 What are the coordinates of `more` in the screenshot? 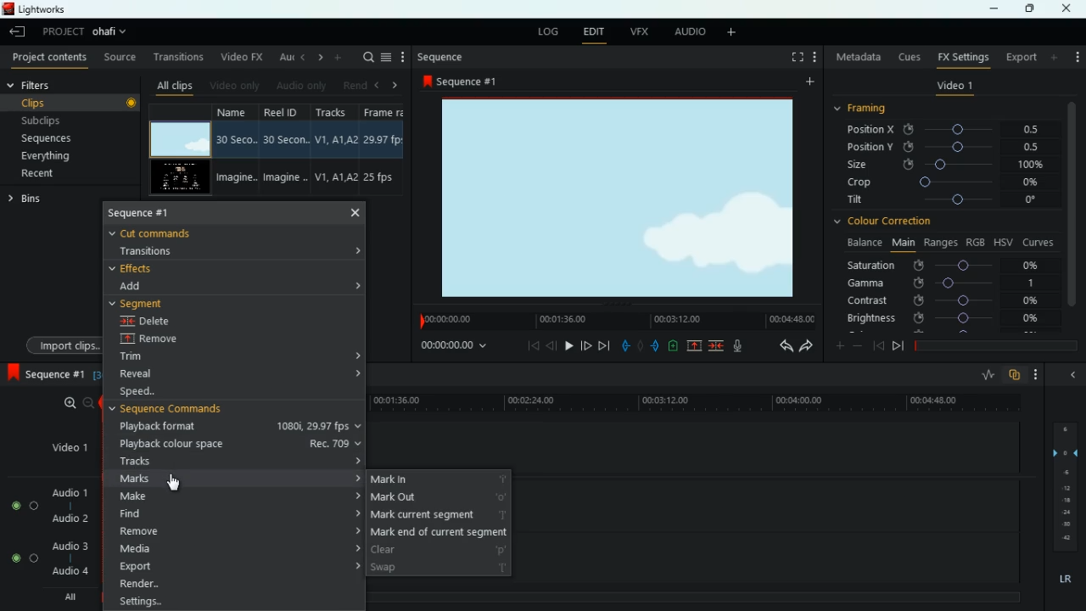 It's located at (840, 345).